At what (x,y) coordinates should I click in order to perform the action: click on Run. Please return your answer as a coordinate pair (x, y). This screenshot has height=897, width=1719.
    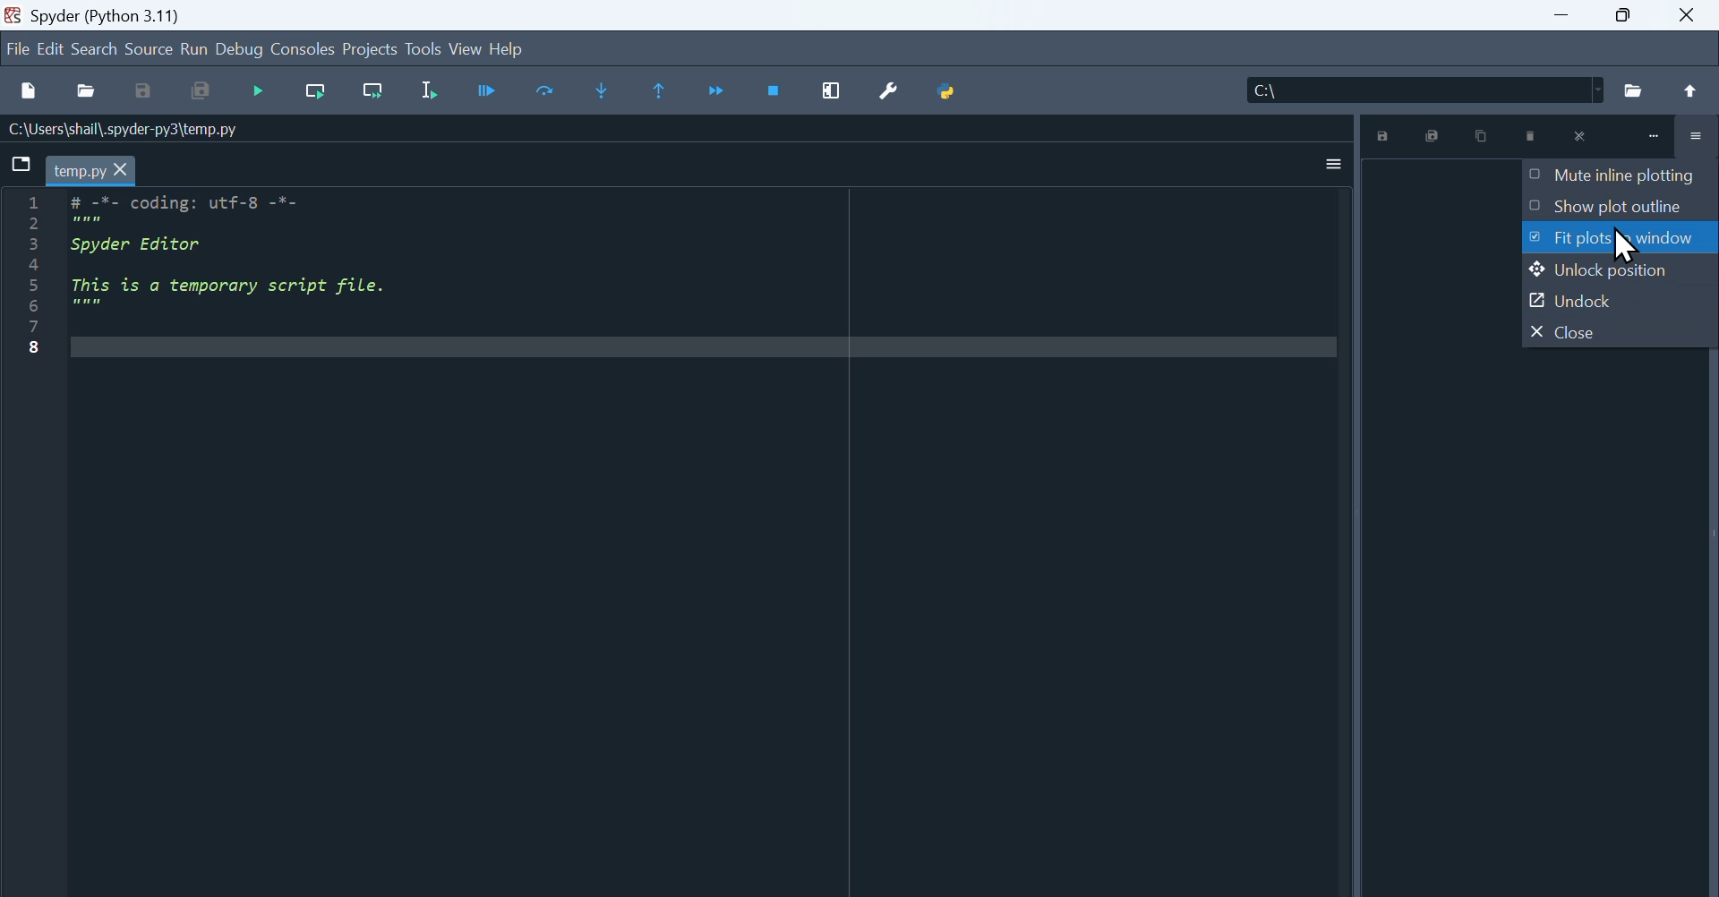
    Looking at the image, I should click on (196, 49).